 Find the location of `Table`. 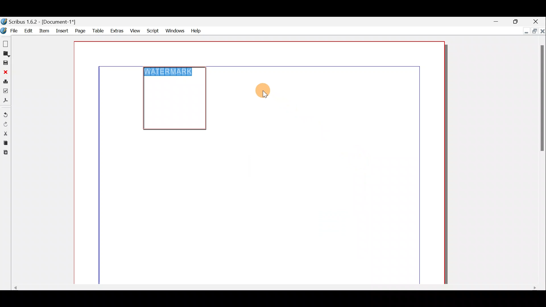

Table is located at coordinates (98, 31).